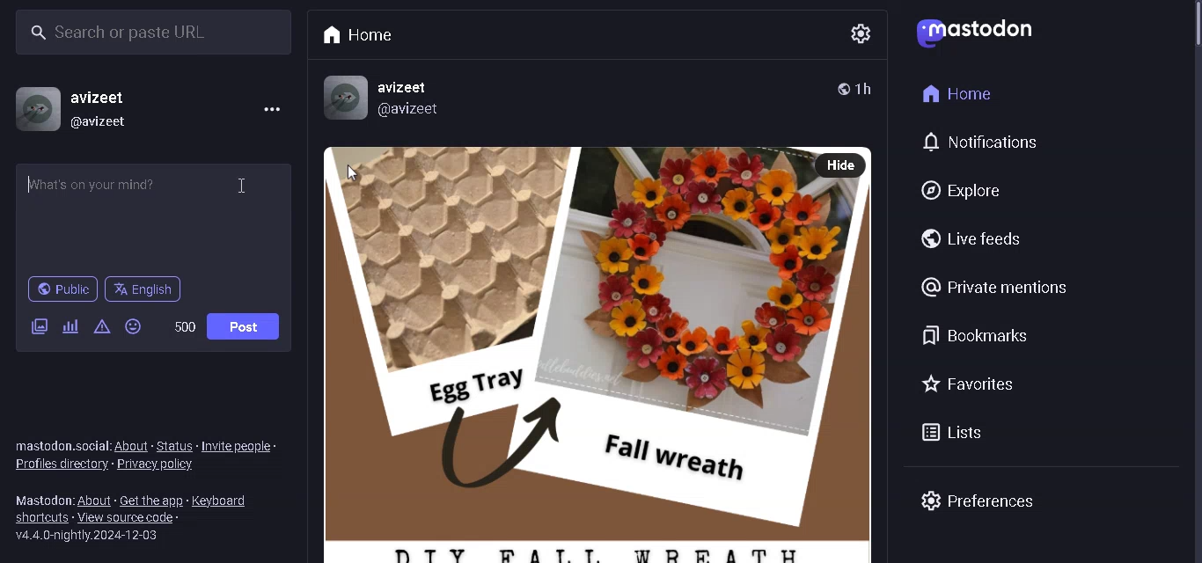  I want to click on typing cursor, so click(244, 189).